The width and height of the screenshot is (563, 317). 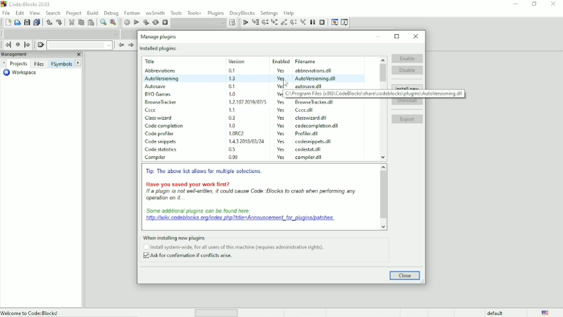 What do you see at coordinates (93, 12) in the screenshot?
I see `Build` at bounding box center [93, 12].